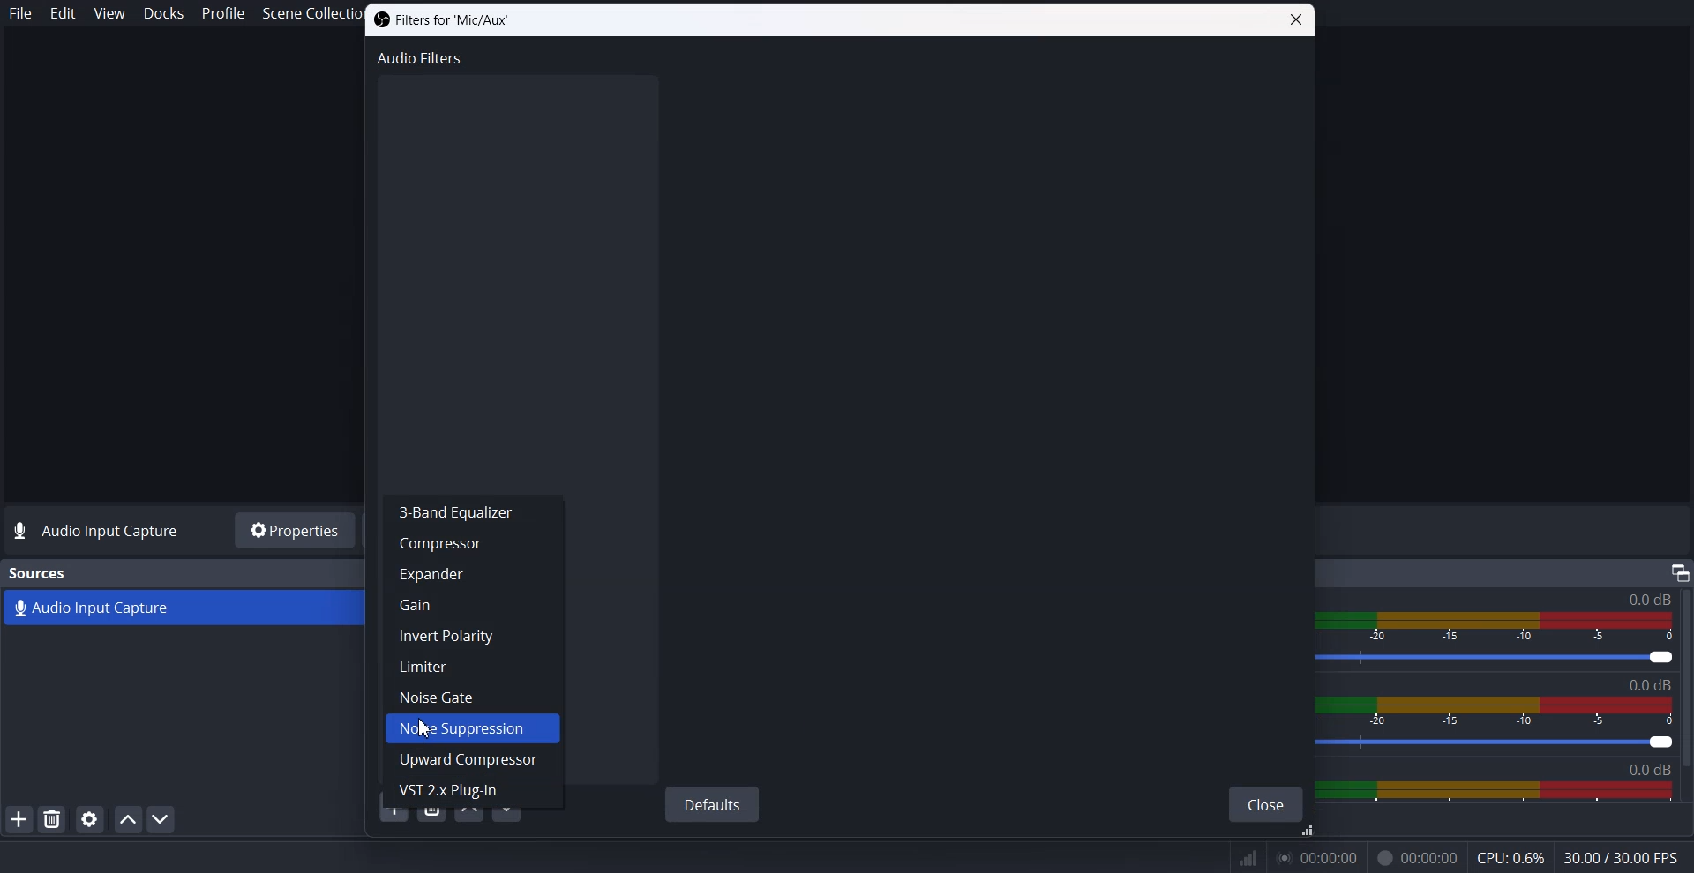  I want to click on Close, so click(1266, 805).